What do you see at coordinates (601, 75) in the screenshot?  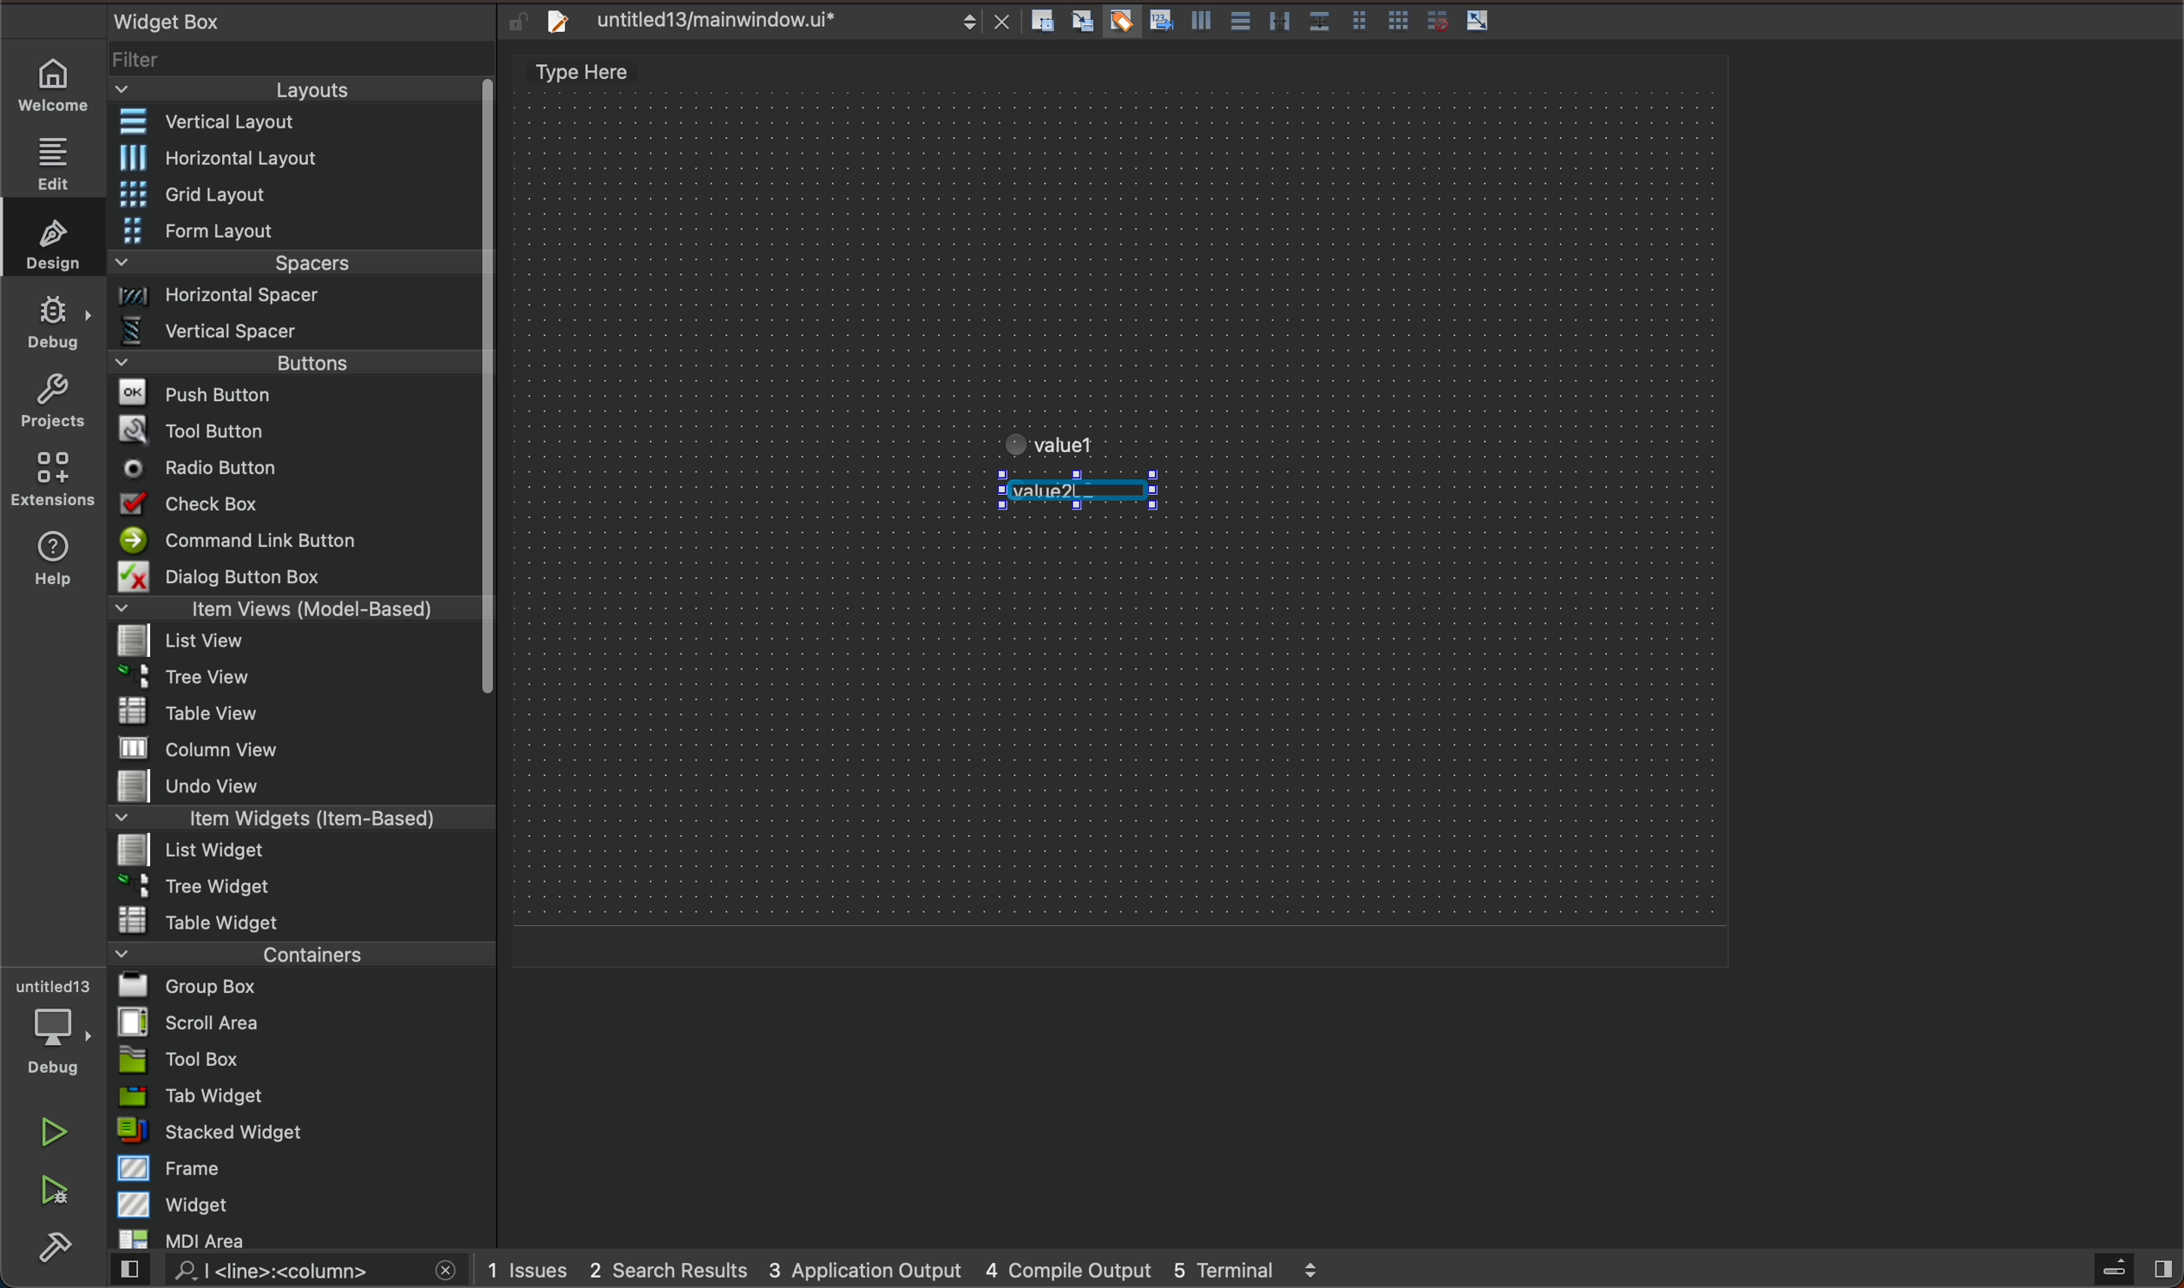 I see `type here` at bounding box center [601, 75].